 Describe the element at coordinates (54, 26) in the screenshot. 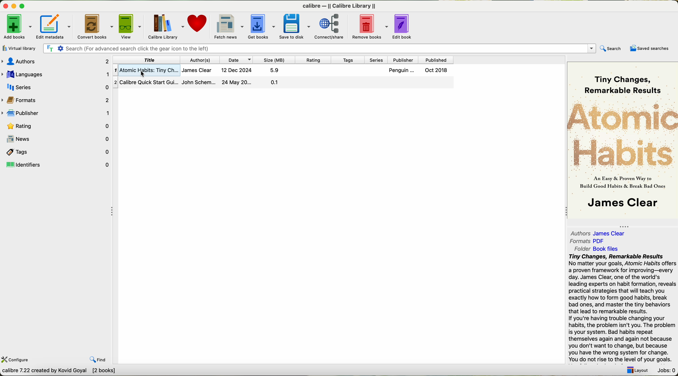

I see `edit metadata` at that location.